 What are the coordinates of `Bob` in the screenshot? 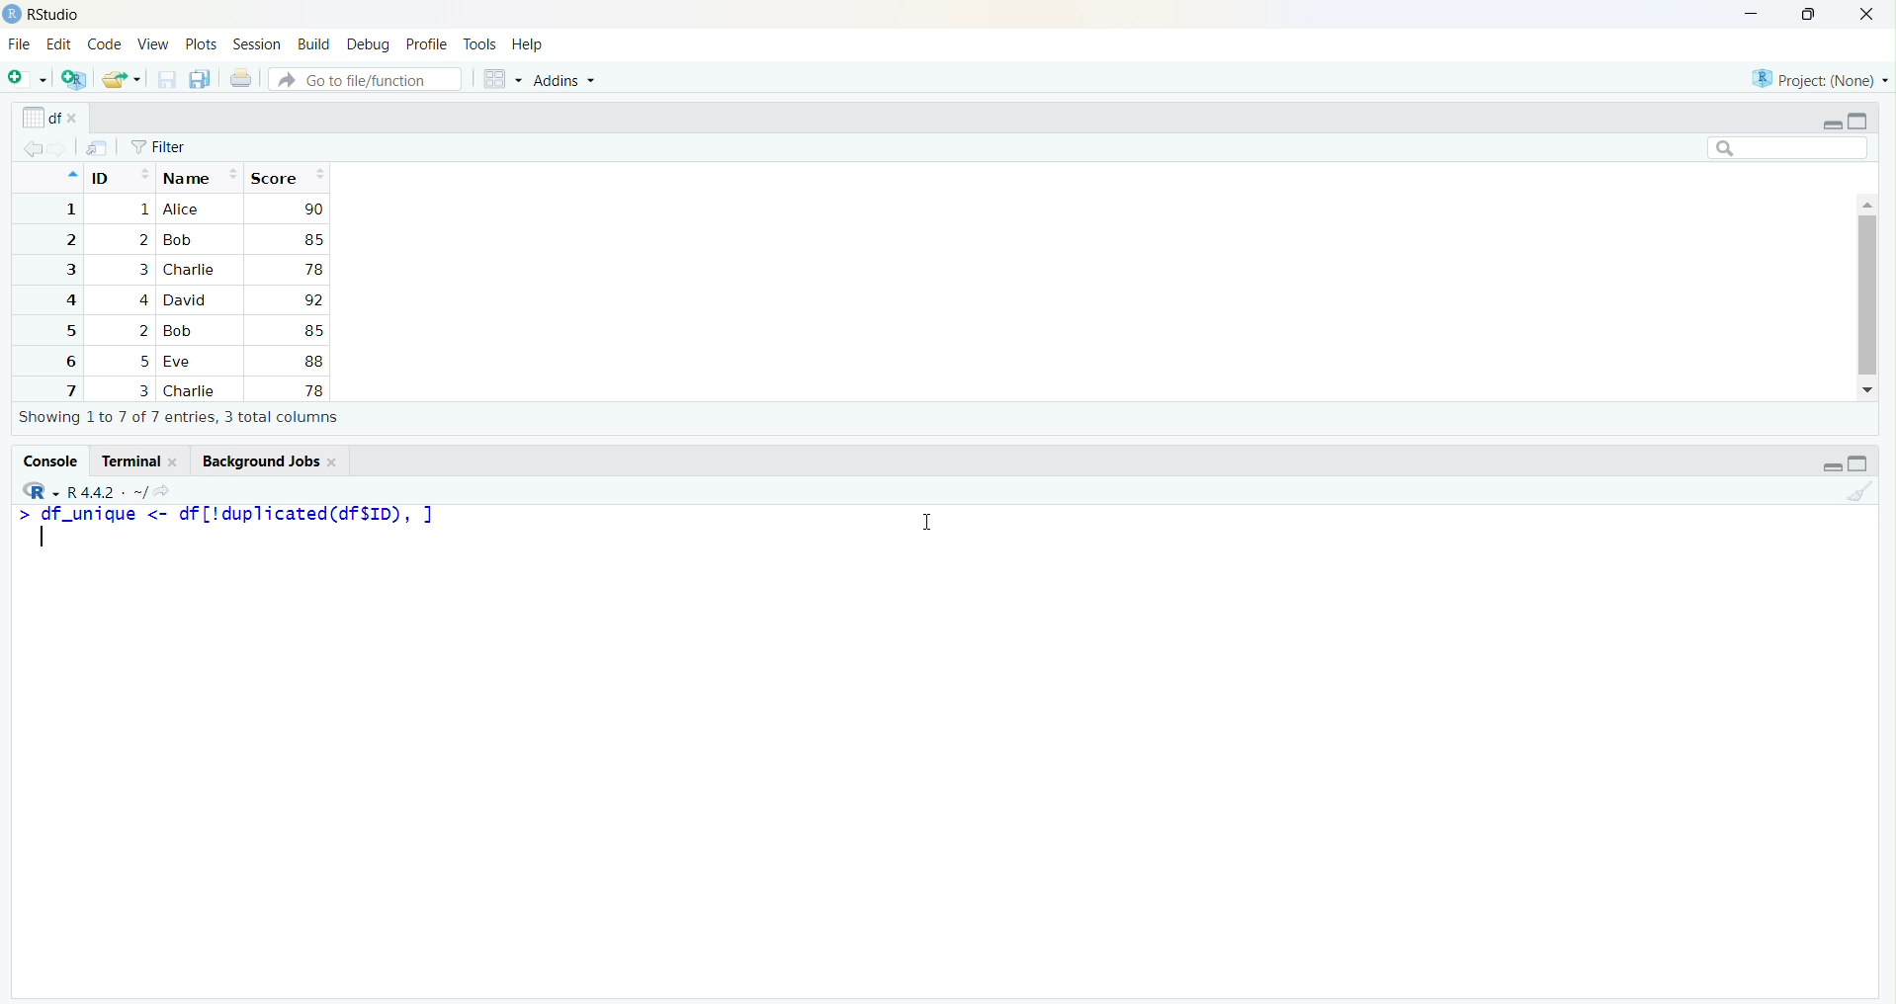 It's located at (178, 241).